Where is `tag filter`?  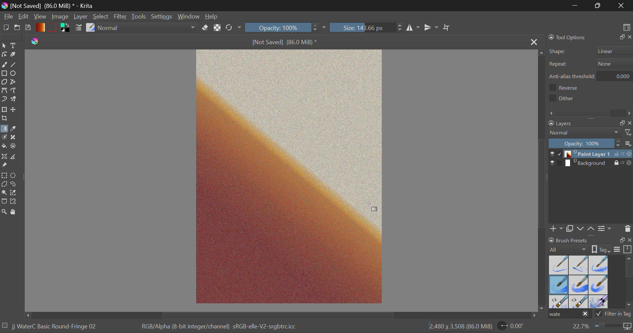
tag filter is located at coordinates (608, 314).